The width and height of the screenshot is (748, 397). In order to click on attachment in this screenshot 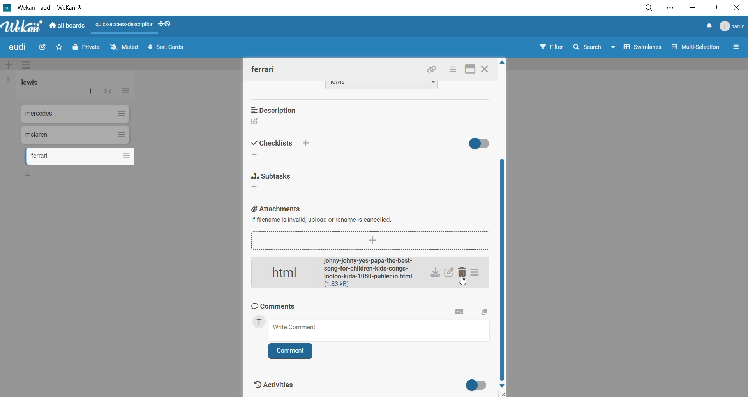, I will do `click(337, 274)`.